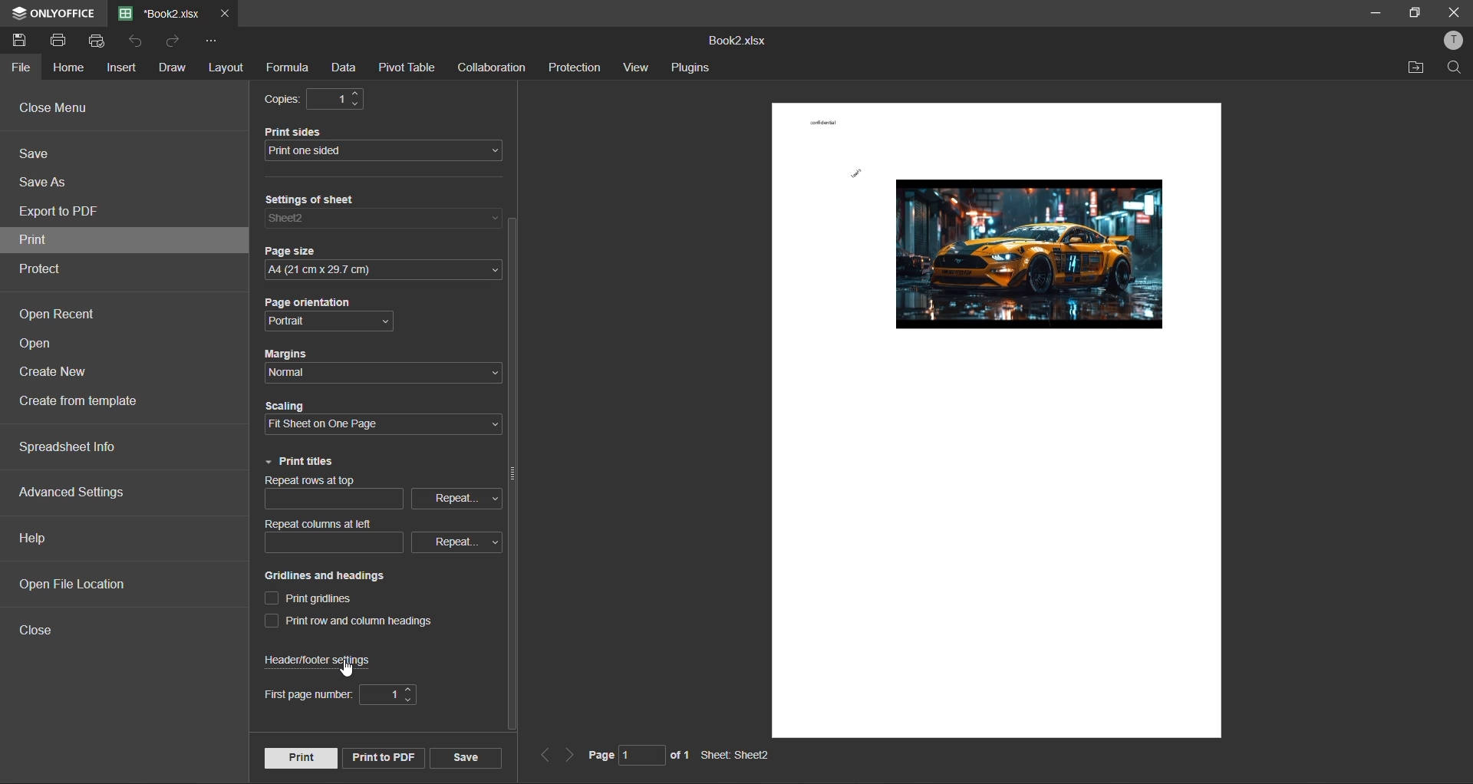  I want to click on page orientation, so click(328, 324).